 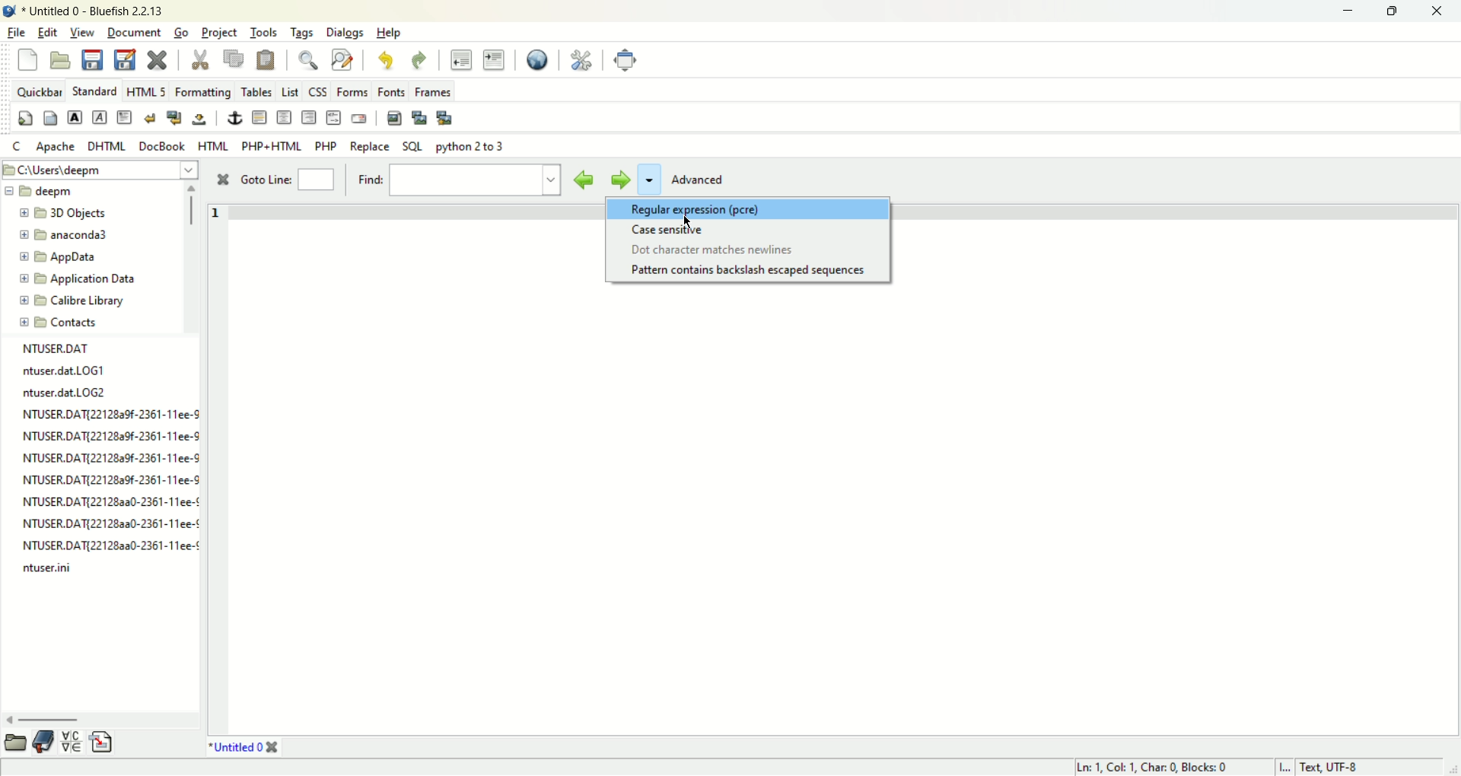 What do you see at coordinates (455, 181) in the screenshot?
I see `find` at bounding box center [455, 181].